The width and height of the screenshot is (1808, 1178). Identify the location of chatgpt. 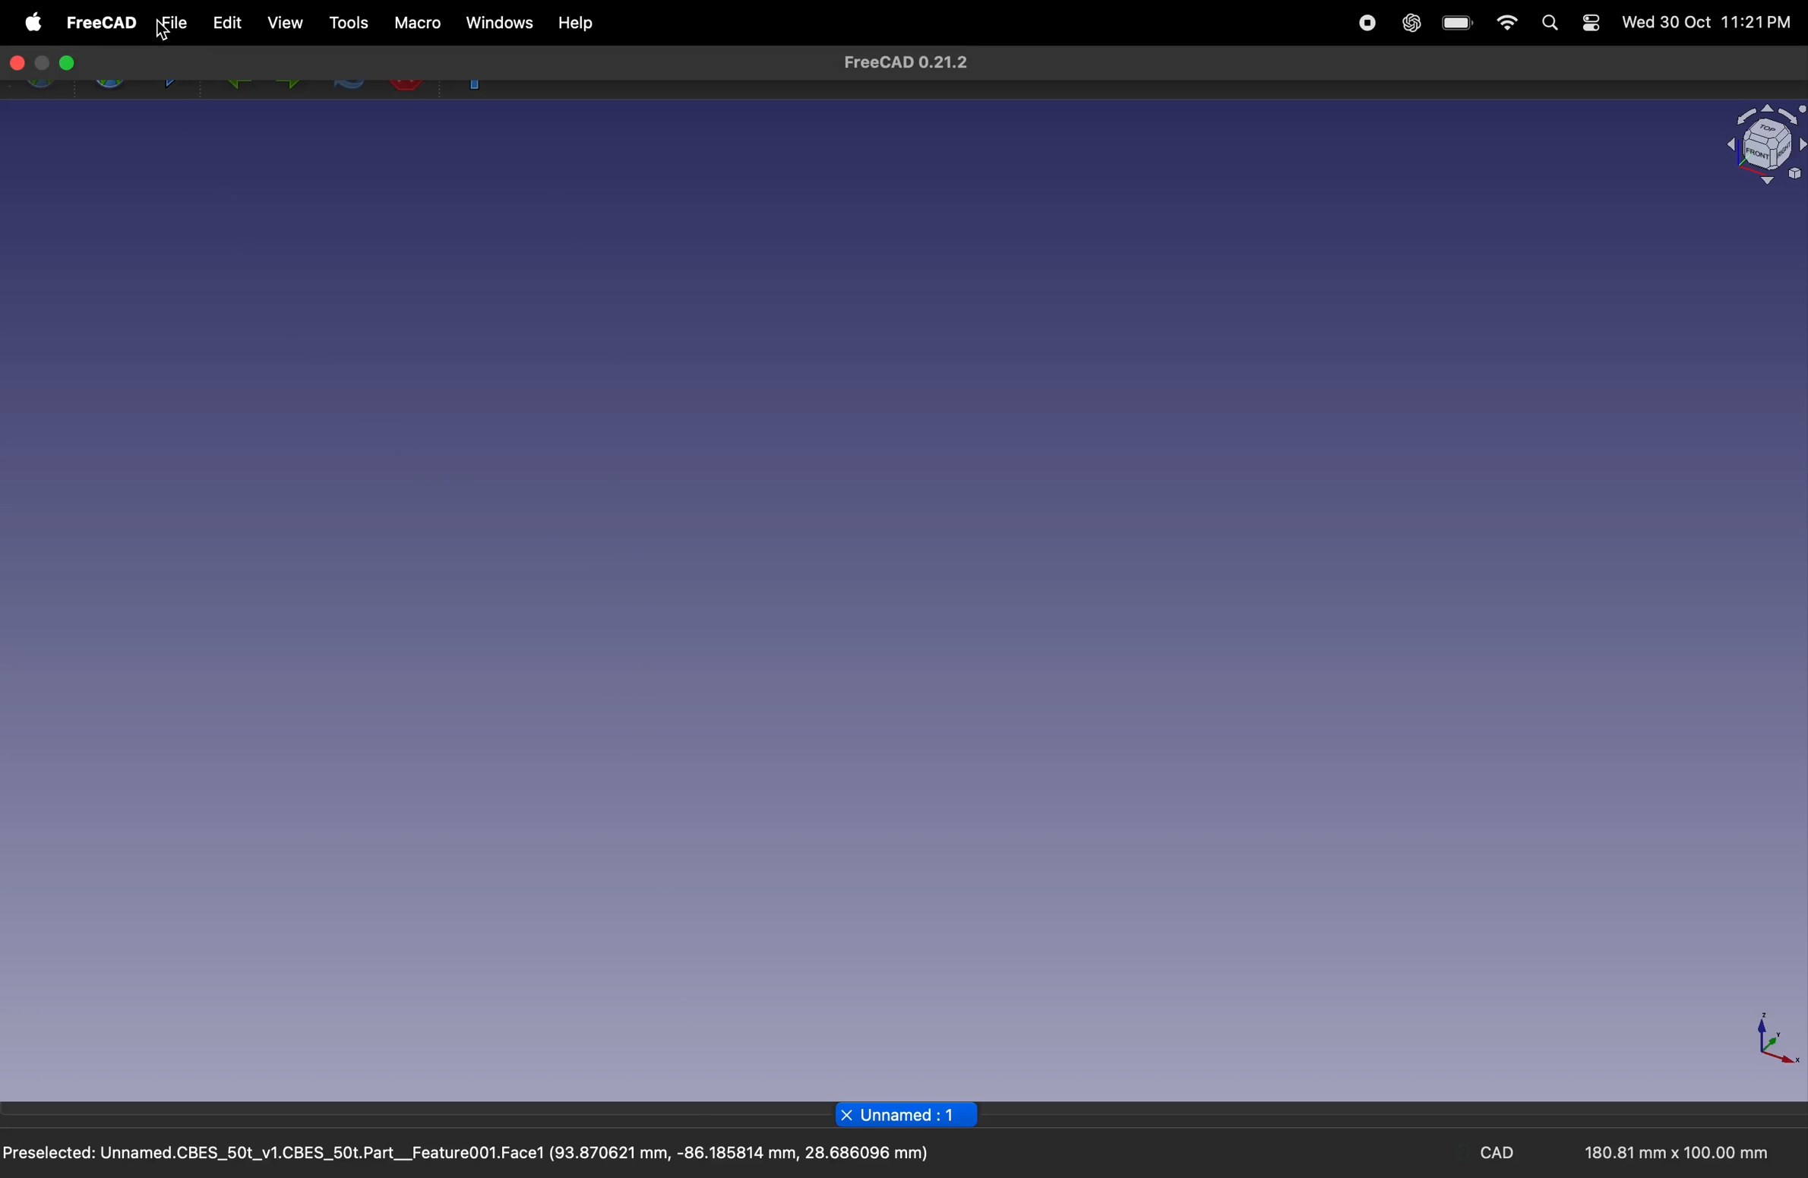
(1407, 24).